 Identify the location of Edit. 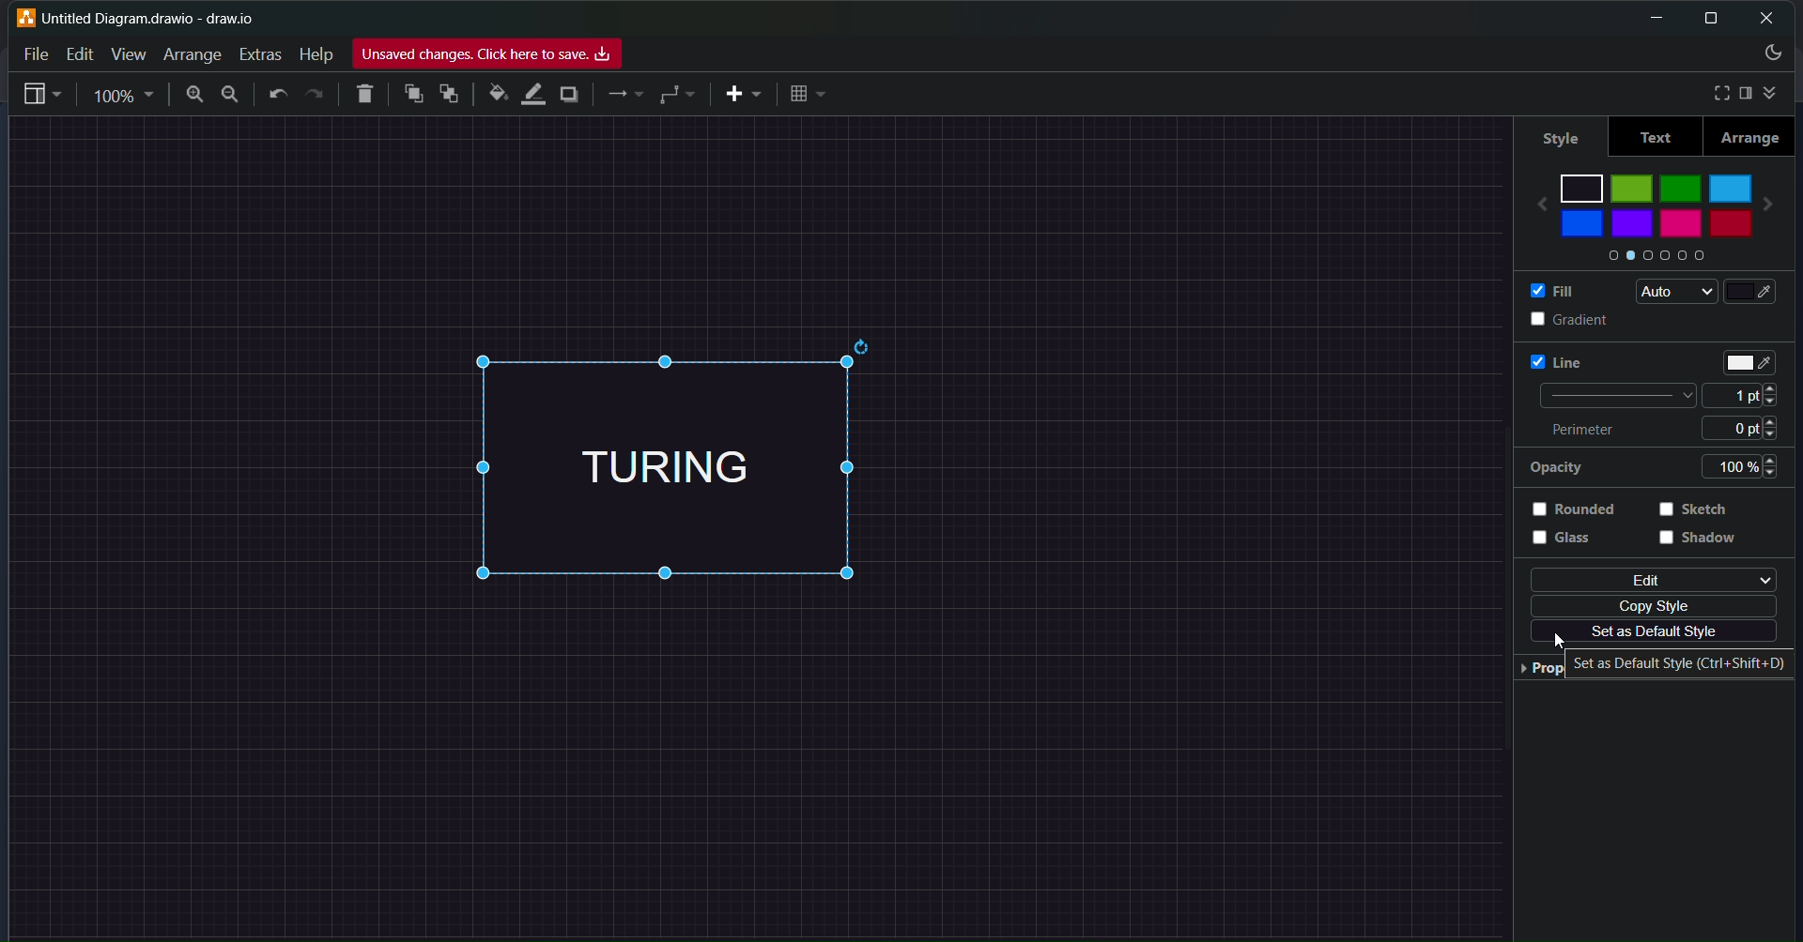
(75, 53).